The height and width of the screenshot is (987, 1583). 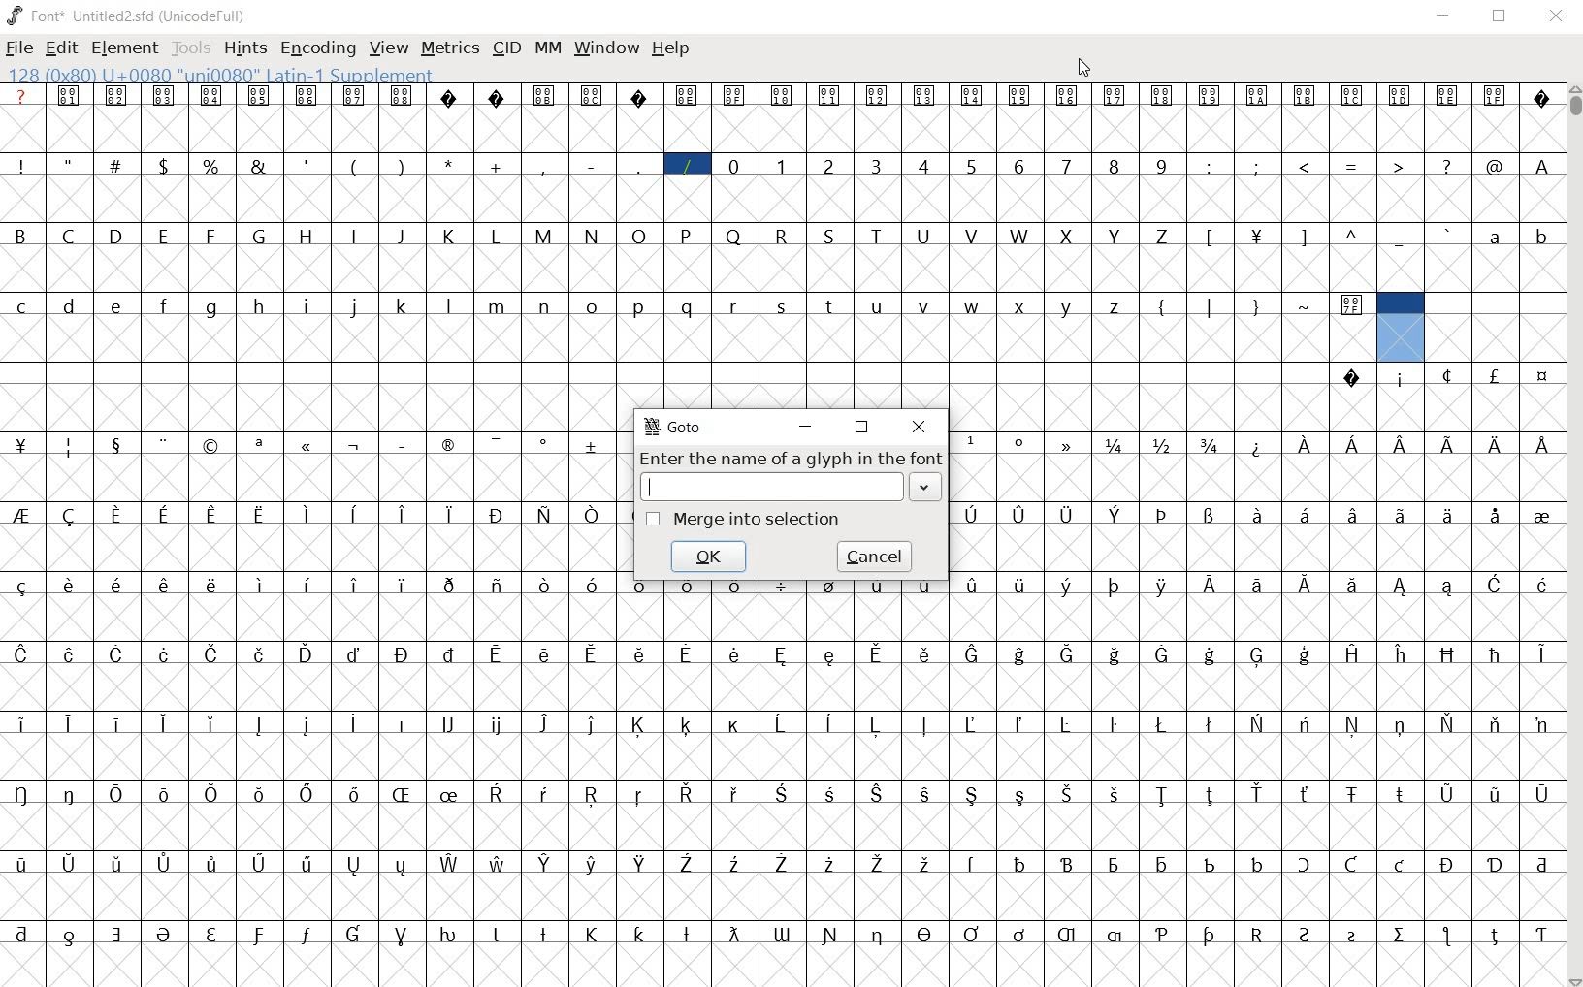 What do you see at coordinates (118, 96) in the screenshot?
I see `Symbol` at bounding box center [118, 96].